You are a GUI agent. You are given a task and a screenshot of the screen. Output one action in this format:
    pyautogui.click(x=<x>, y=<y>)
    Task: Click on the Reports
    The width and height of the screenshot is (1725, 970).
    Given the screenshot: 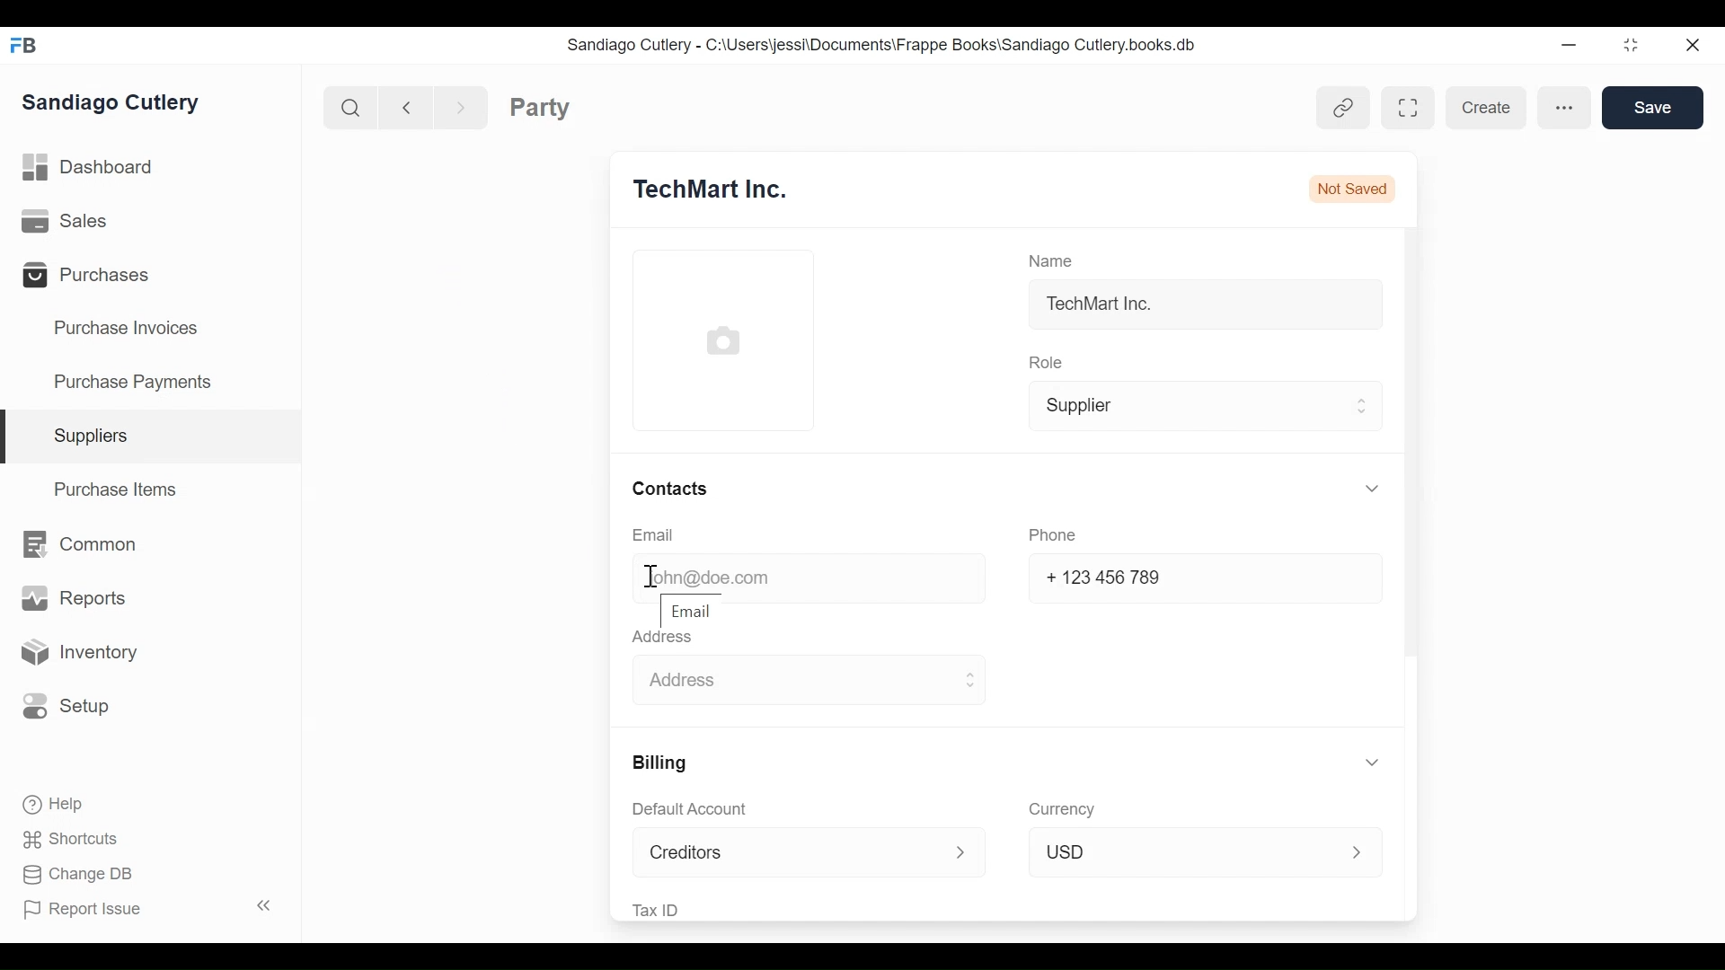 What is the action you would take?
    pyautogui.click(x=71, y=597)
    